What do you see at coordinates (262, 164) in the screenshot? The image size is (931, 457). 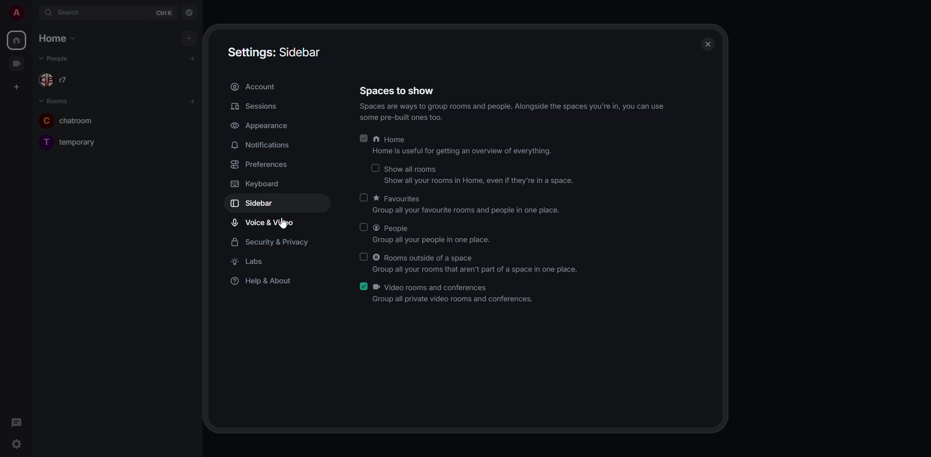 I see `preferences` at bounding box center [262, 164].